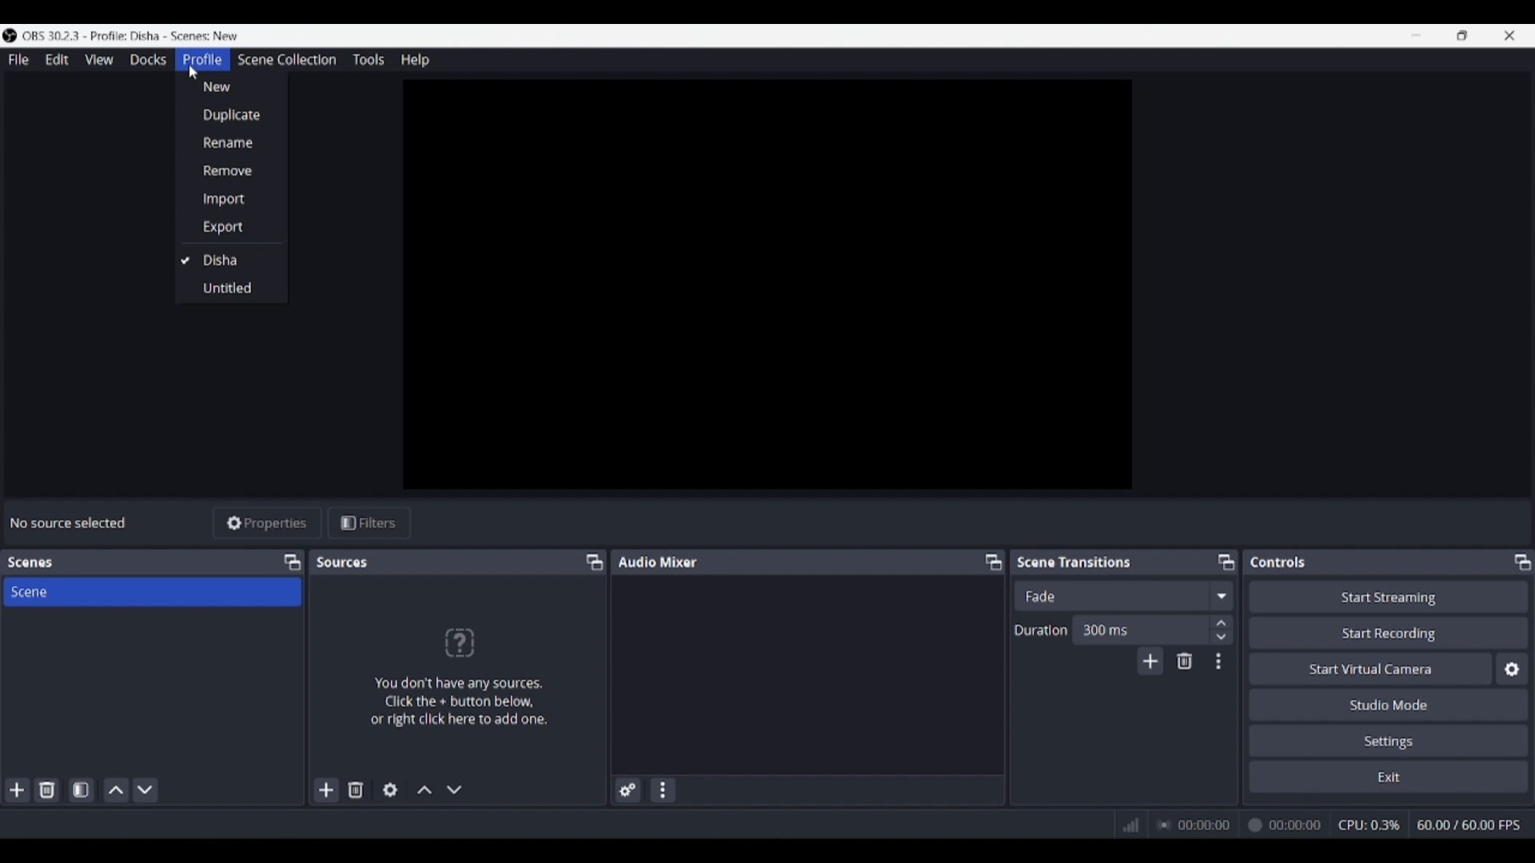 The height and width of the screenshot is (863, 1535). I want to click on Audio mixer menu, so click(662, 790).